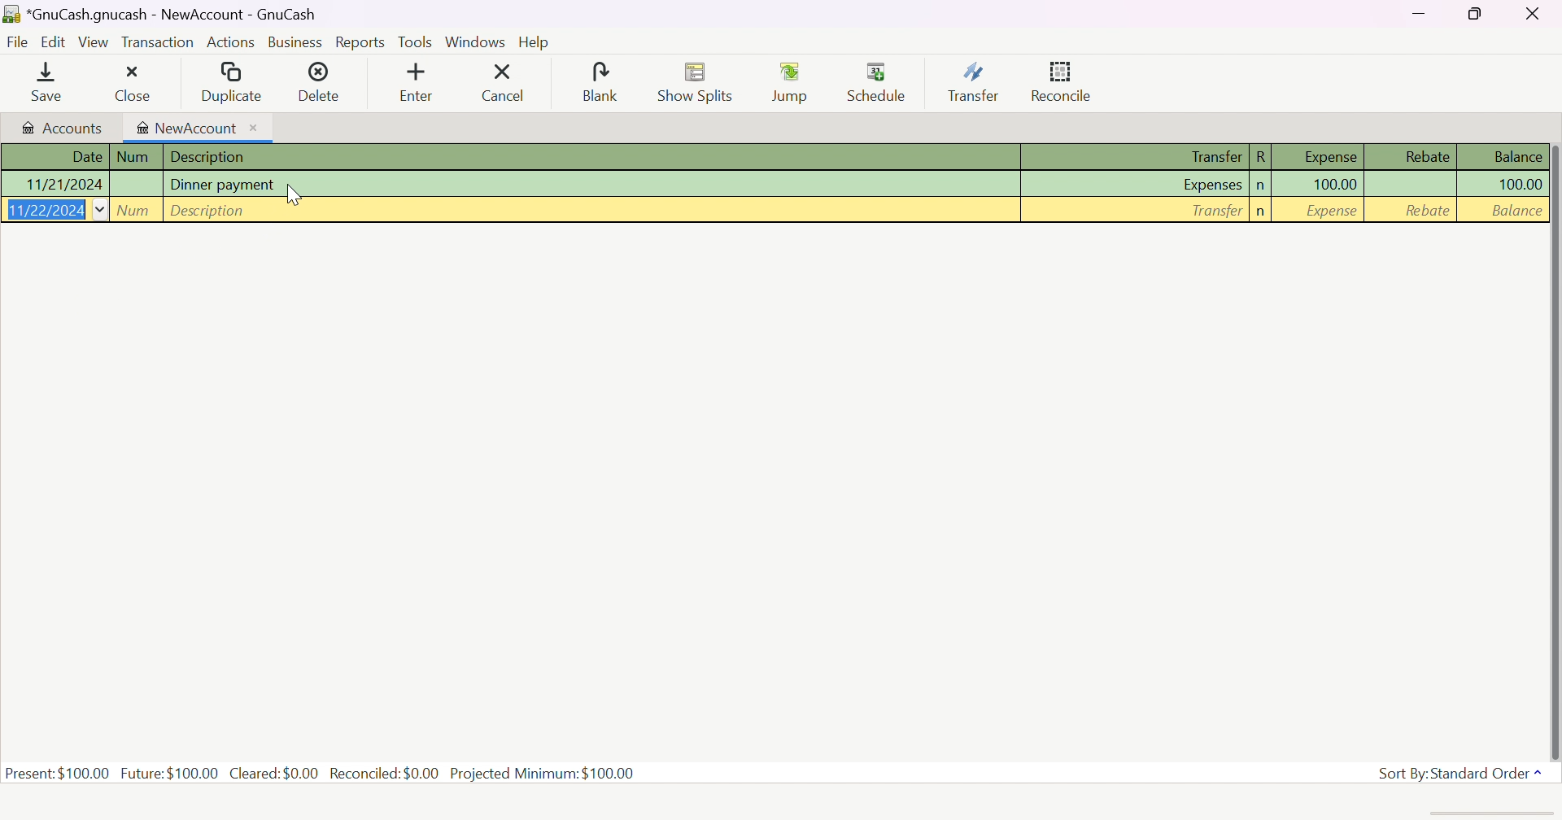 This screenshot has width=1562, height=820. Describe the element at coordinates (1534, 14) in the screenshot. I see `Close` at that location.